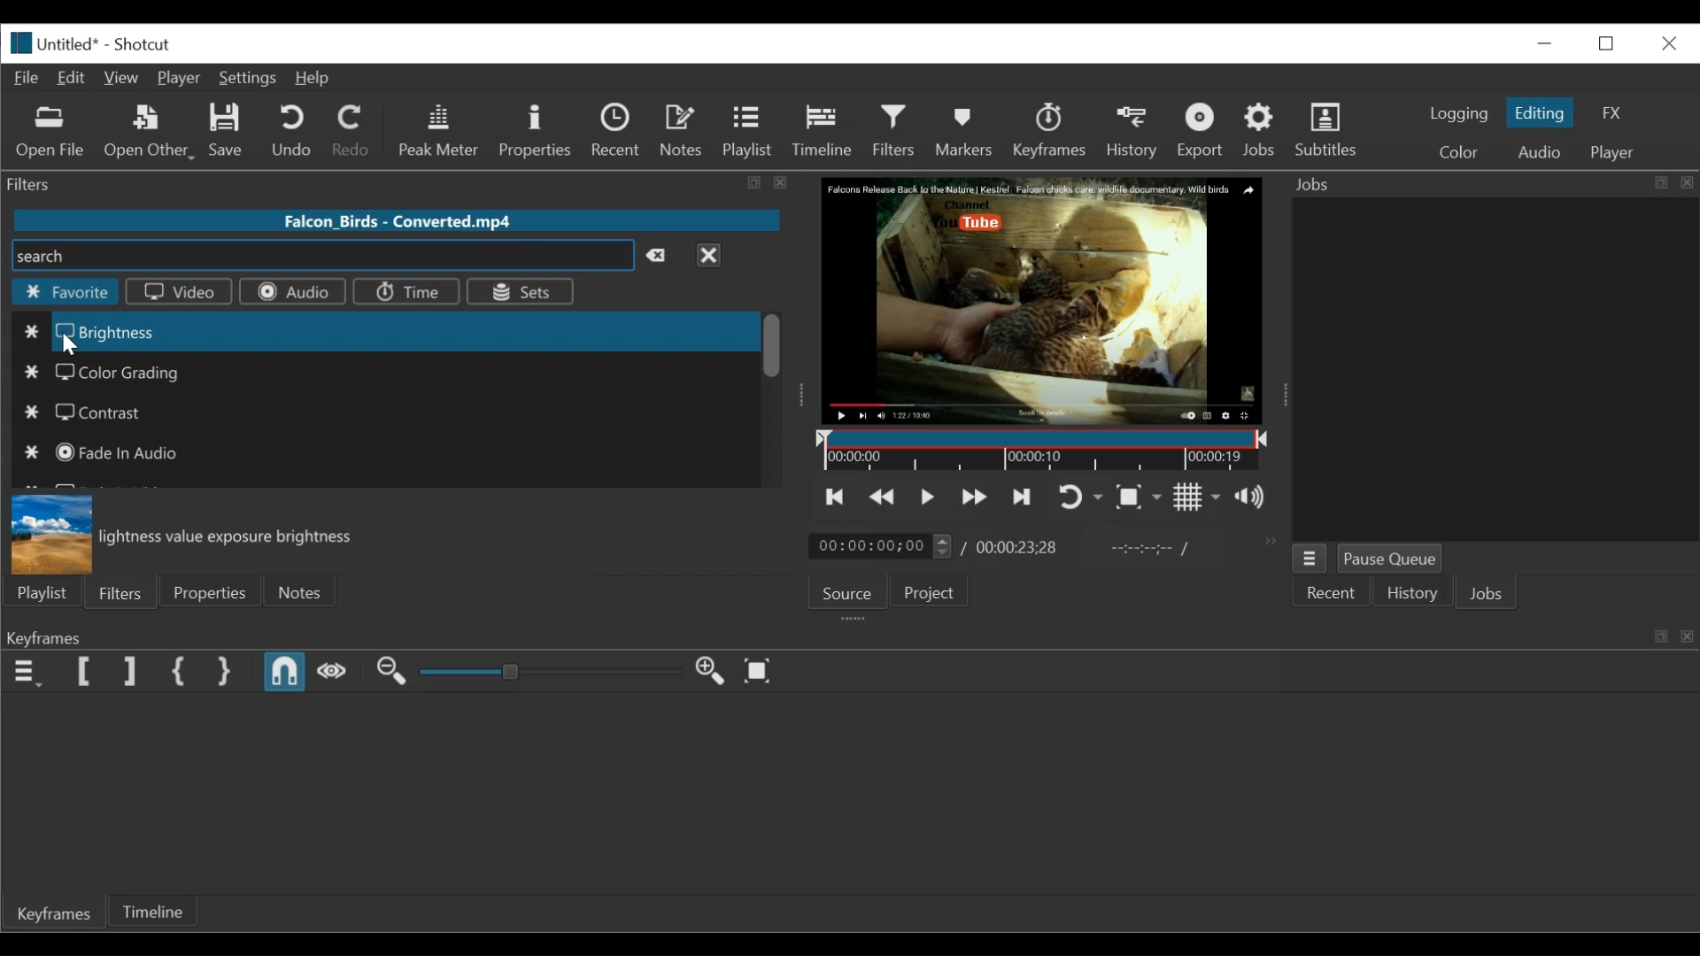 The image size is (1700, 956). What do you see at coordinates (1389, 559) in the screenshot?
I see `Pause Queue` at bounding box center [1389, 559].